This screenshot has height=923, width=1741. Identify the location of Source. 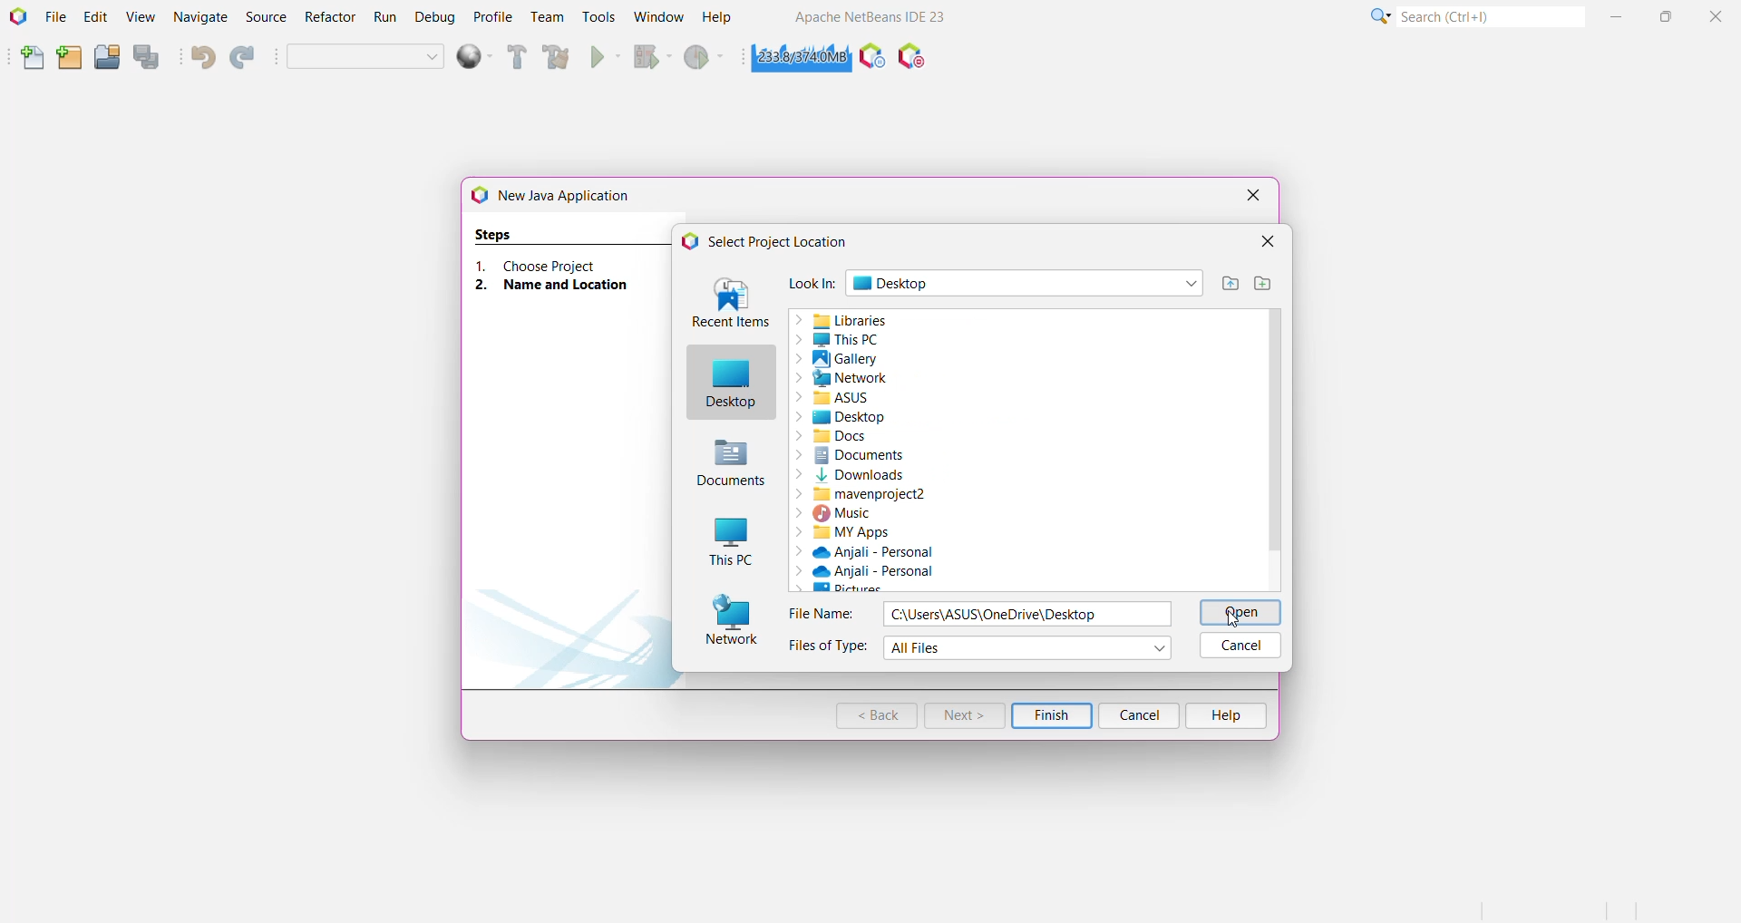
(264, 17).